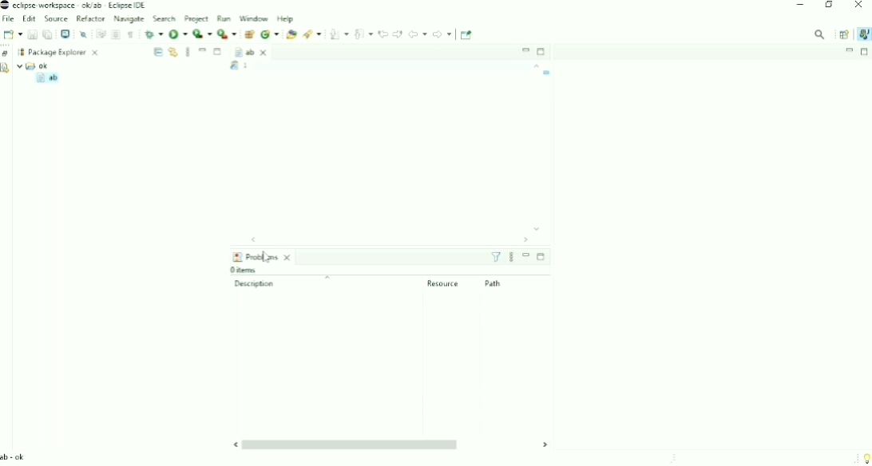 The height and width of the screenshot is (466, 872). Describe the element at coordinates (21, 51) in the screenshot. I see `Workspace` at that location.